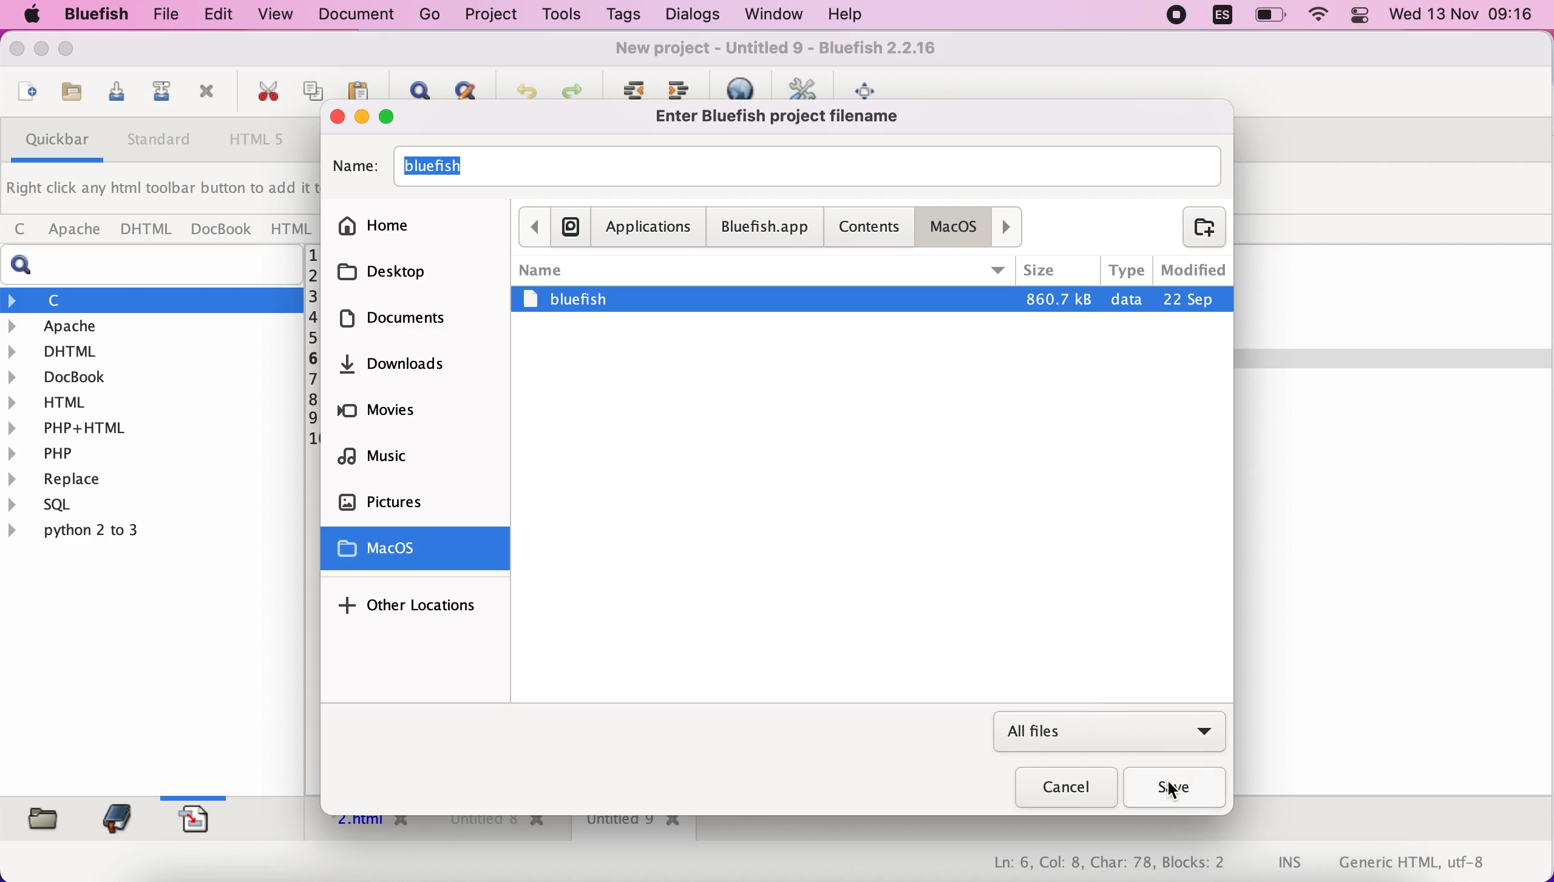 This screenshot has height=882, width=1554. What do you see at coordinates (1127, 269) in the screenshot?
I see `type` at bounding box center [1127, 269].